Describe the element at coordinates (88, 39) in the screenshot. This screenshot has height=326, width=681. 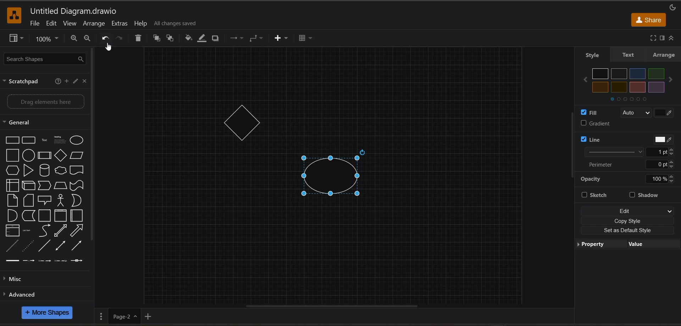
I see `zoom out` at that location.